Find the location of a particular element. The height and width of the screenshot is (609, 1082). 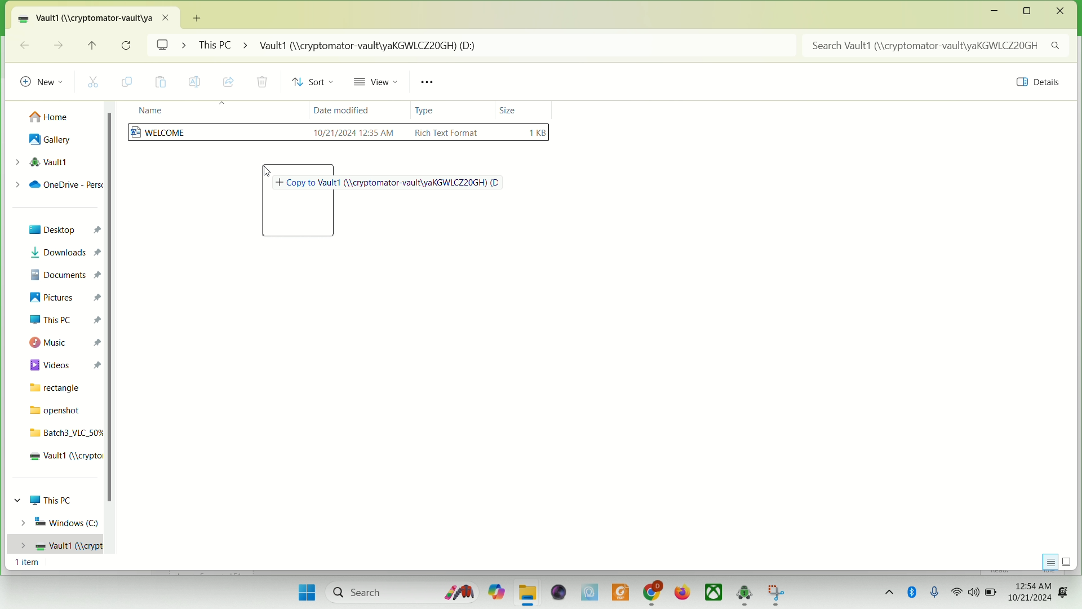

folder is located at coordinates (528, 593).